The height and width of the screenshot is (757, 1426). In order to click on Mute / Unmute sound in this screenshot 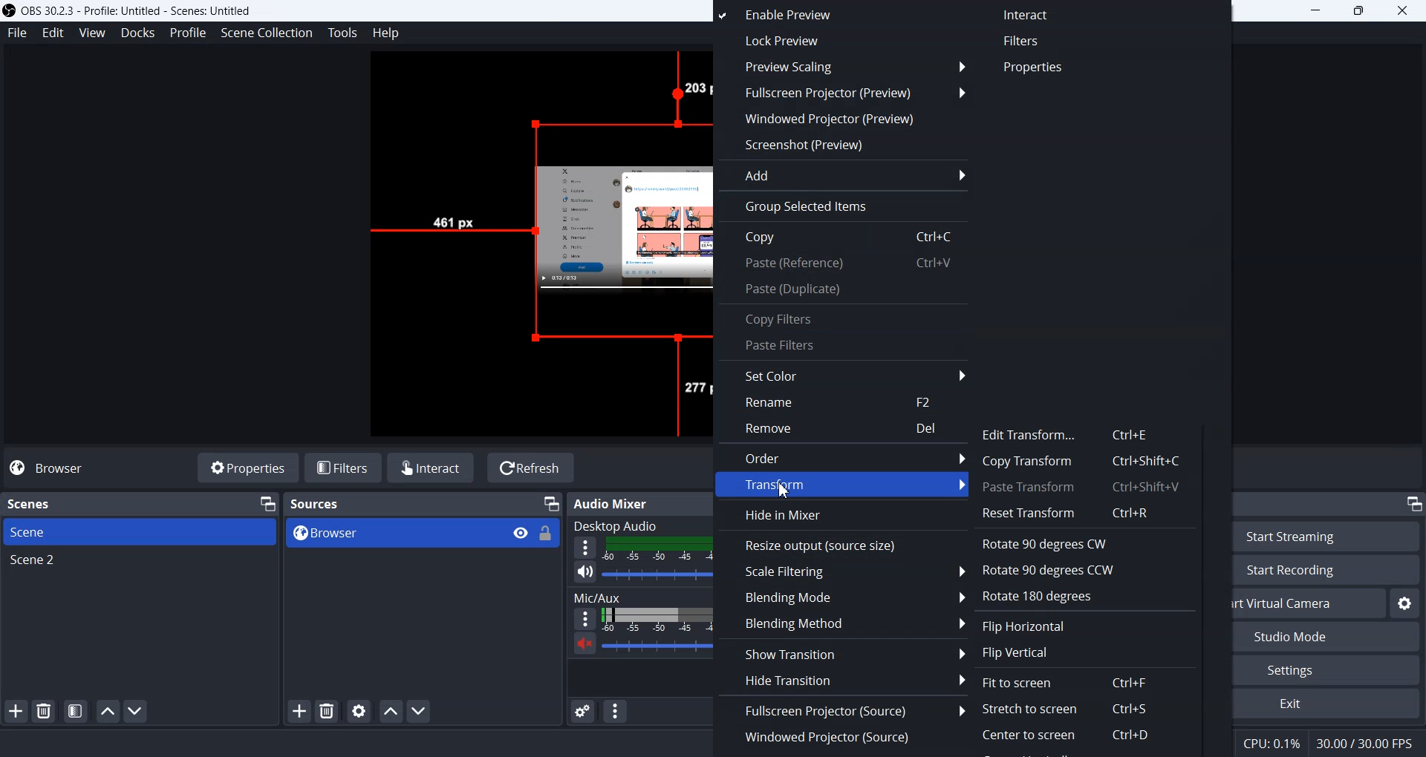, I will do `click(576, 646)`.